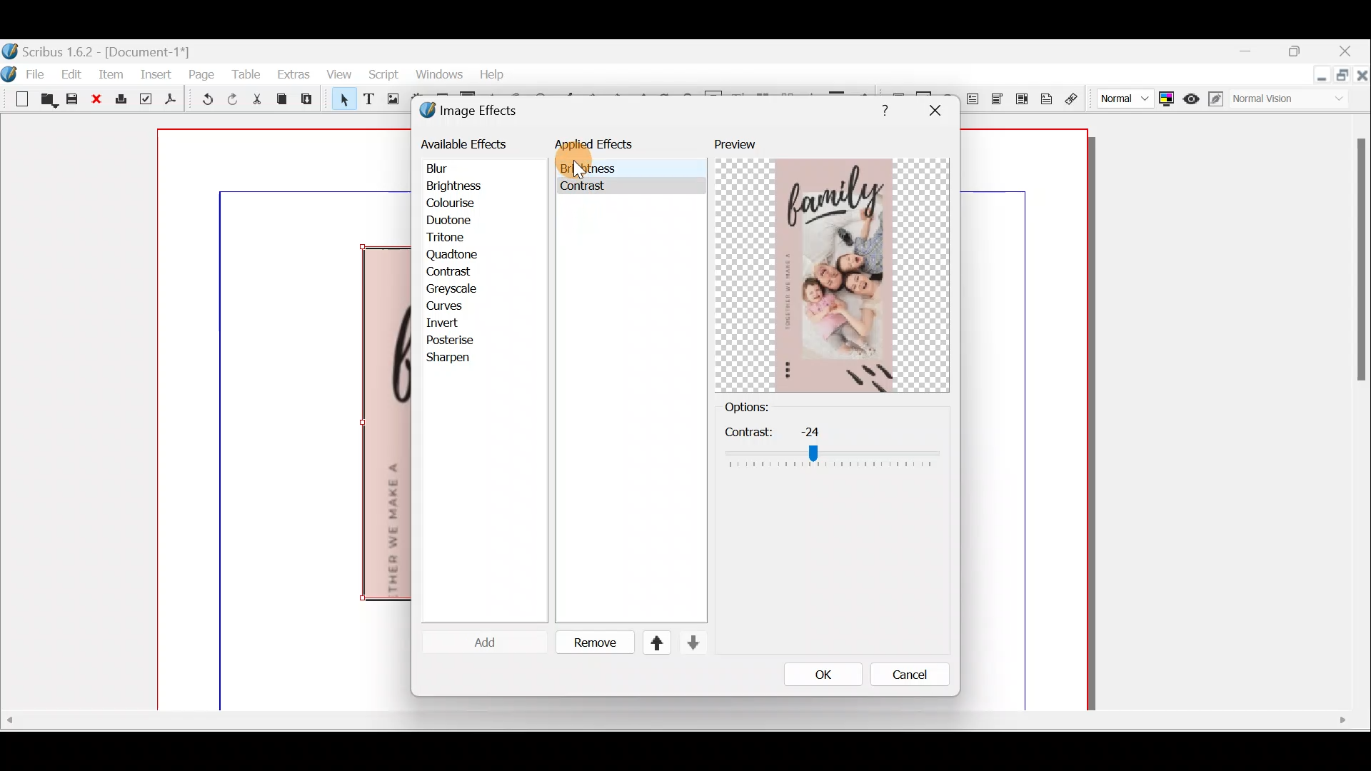 The width and height of the screenshot is (1371, 771). Describe the element at coordinates (586, 189) in the screenshot. I see `` at that location.